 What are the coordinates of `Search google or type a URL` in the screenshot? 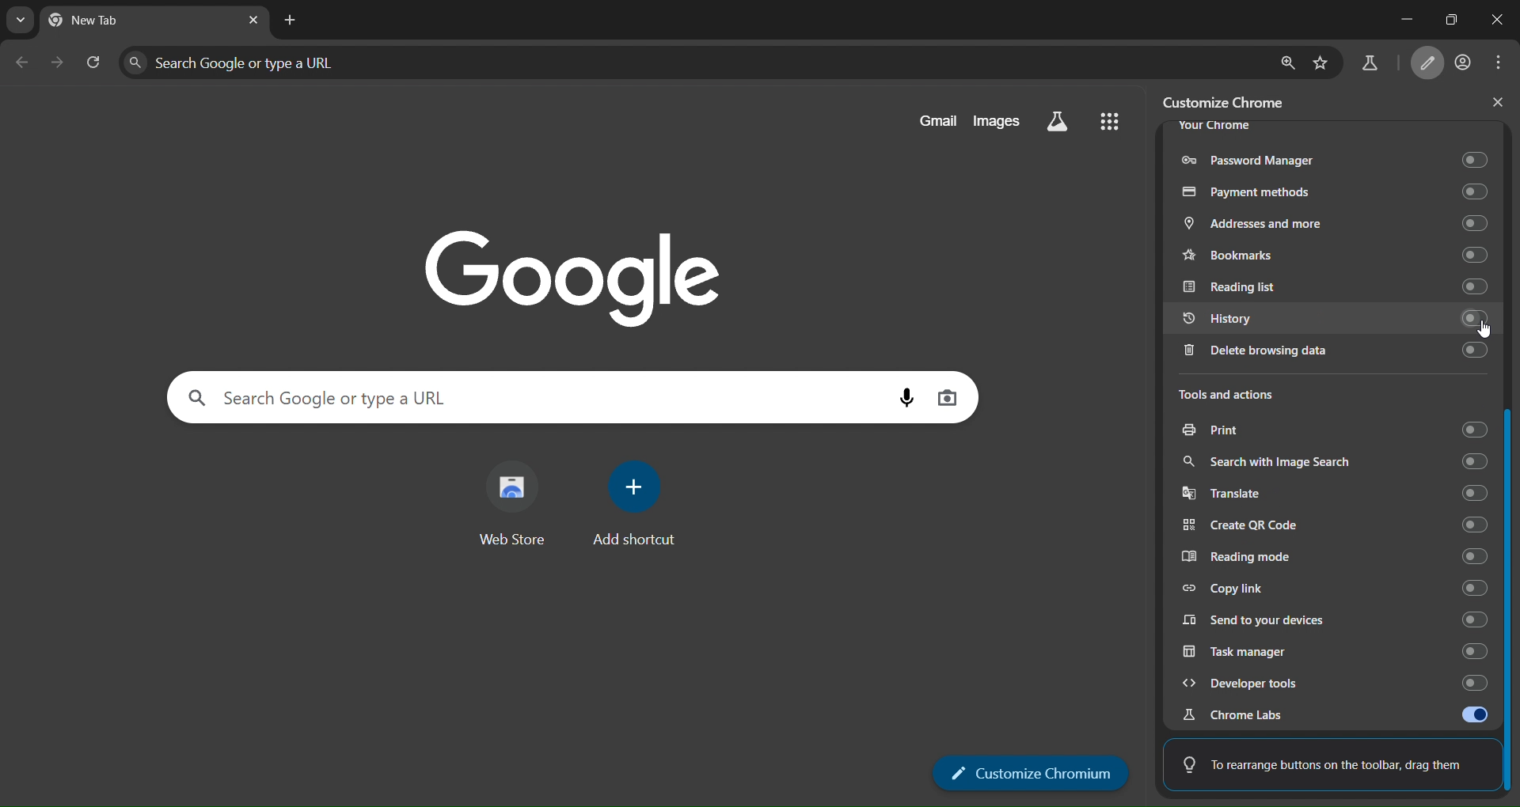 It's located at (534, 398).